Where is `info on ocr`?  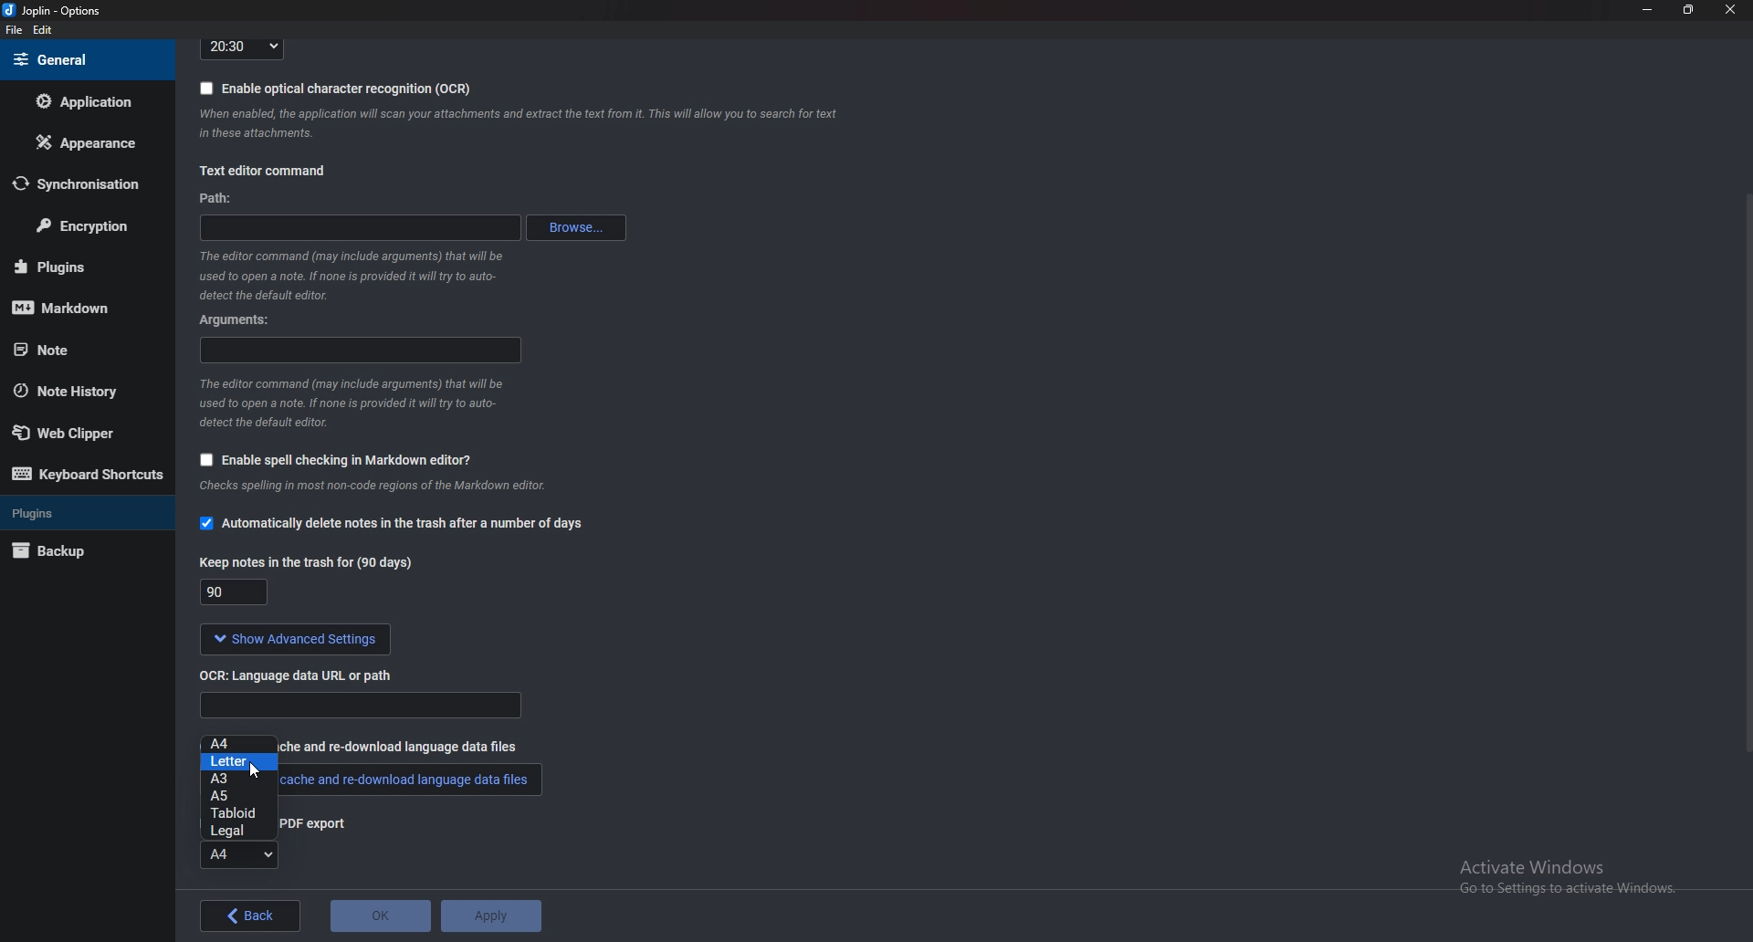
info on ocr is located at coordinates (520, 123).